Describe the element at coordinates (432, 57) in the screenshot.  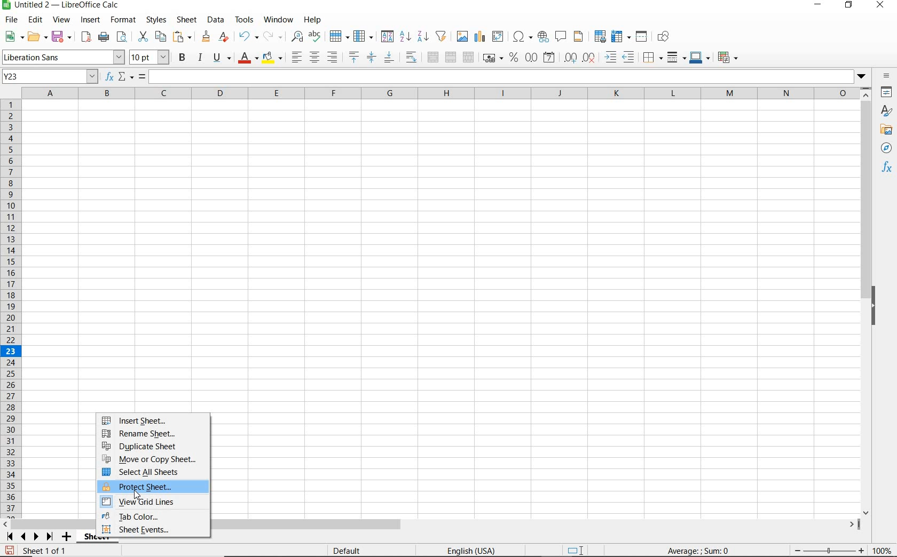
I see `MERGE AND CENTER OR UNMERGE CELLS` at that location.